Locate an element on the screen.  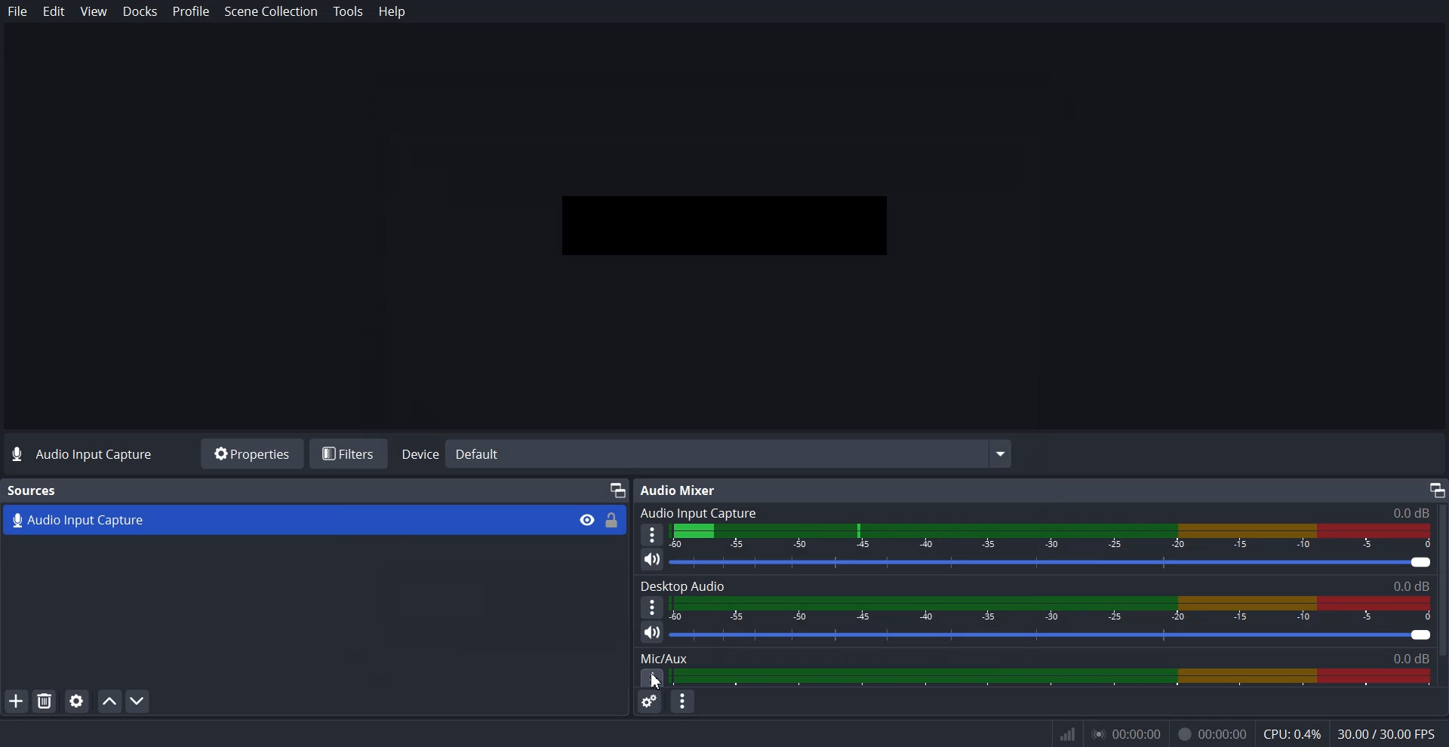
Tools is located at coordinates (349, 12).